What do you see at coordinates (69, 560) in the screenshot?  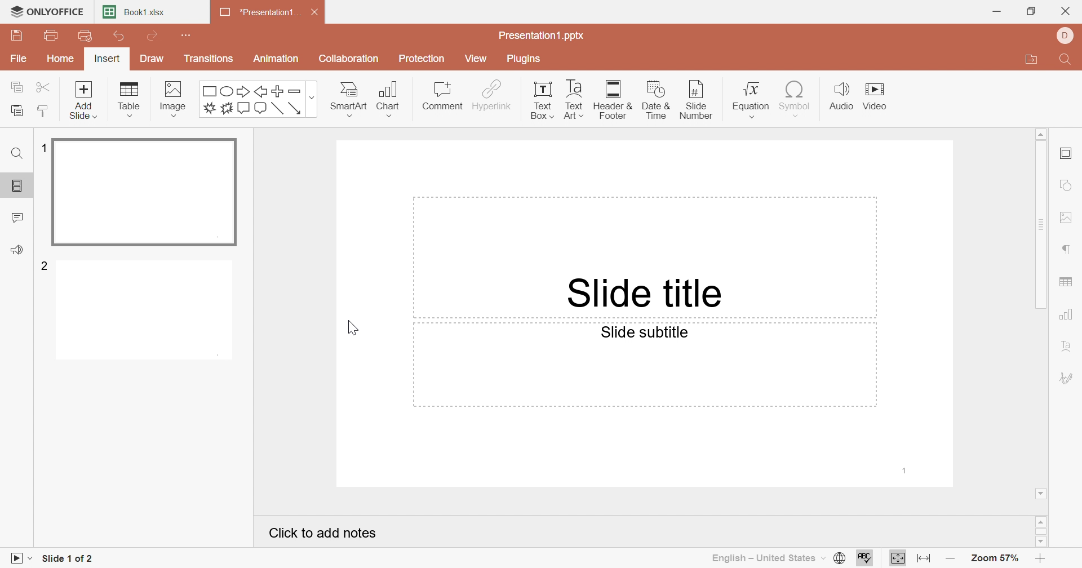 I see `Slide 1 of 2` at bounding box center [69, 560].